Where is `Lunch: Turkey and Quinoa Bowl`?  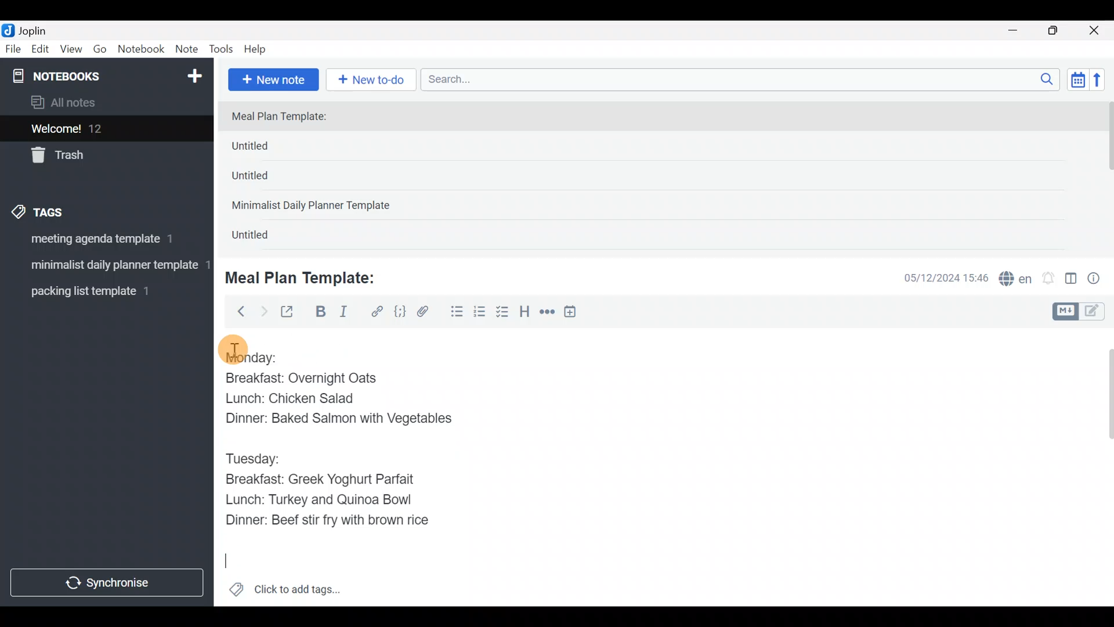 Lunch: Turkey and Quinoa Bowl is located at coordinates (323, 500).